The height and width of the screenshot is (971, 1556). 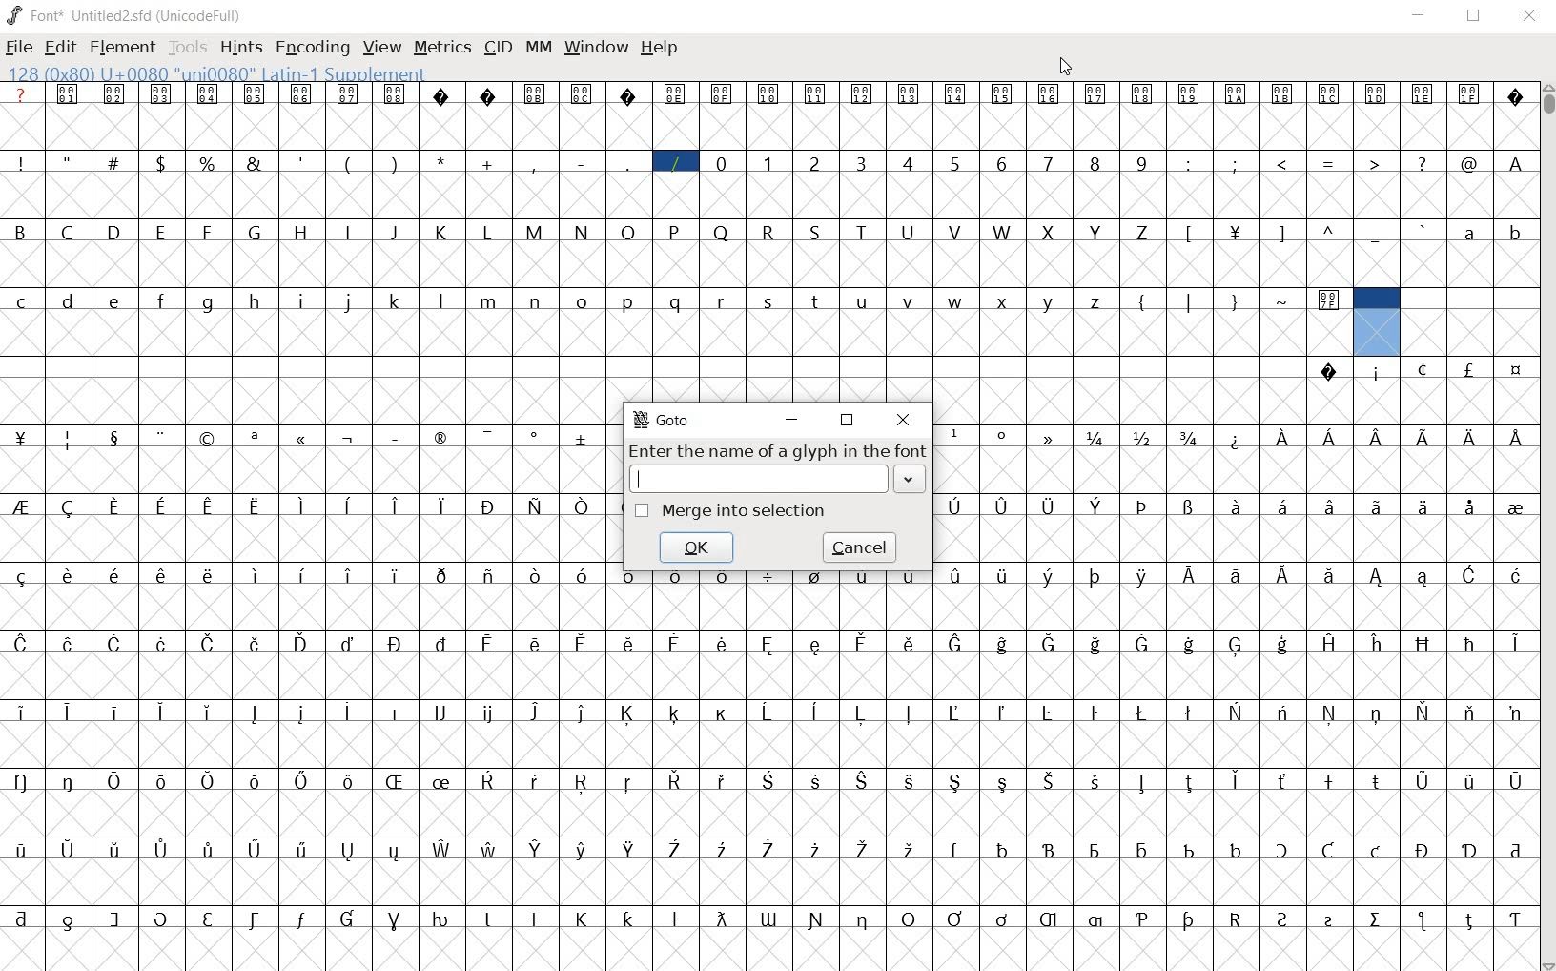 I want to click on -, so click(x=581, y=162).